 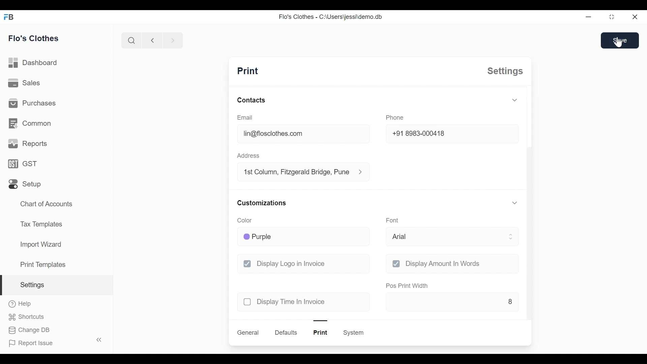 I want to click on checkbox, so click(x=248, y=302).